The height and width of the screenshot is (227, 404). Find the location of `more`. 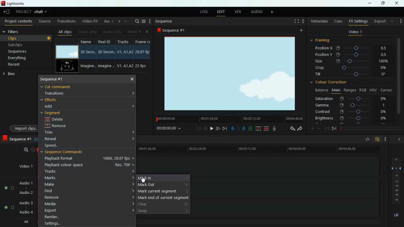

more is located at coordinates (392, 21).